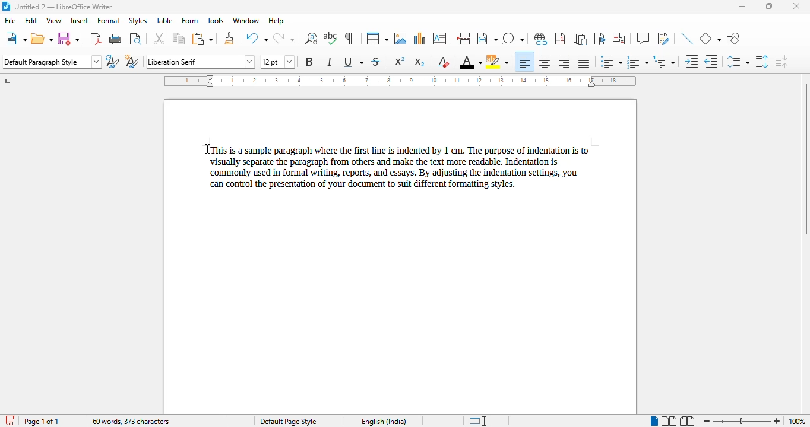 The width and height of the screenshot is (810, 427). I want to click on insert bookmark, so click(600, 39).